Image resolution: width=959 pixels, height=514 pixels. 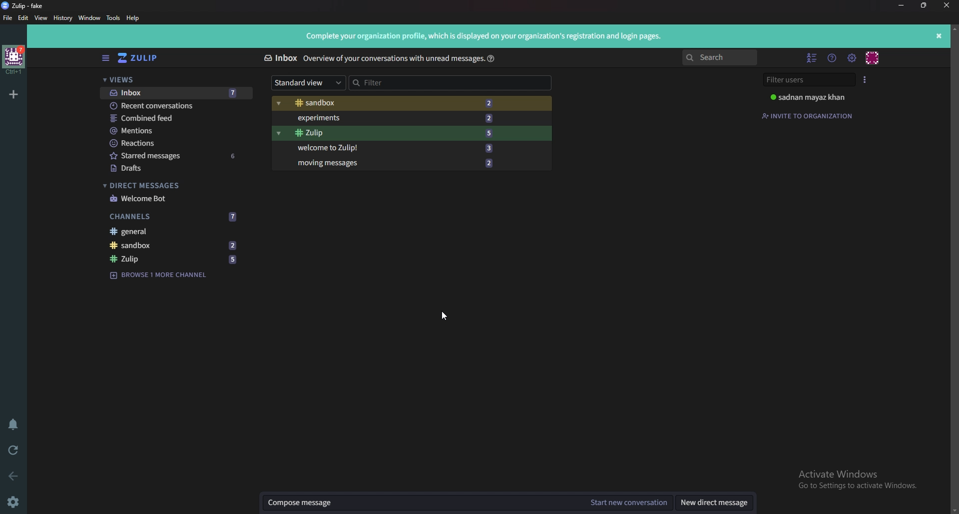 What do you see at coordinates (312, 83) in the screenshot?
I see `Standard view` at bounding box center [312, 83].